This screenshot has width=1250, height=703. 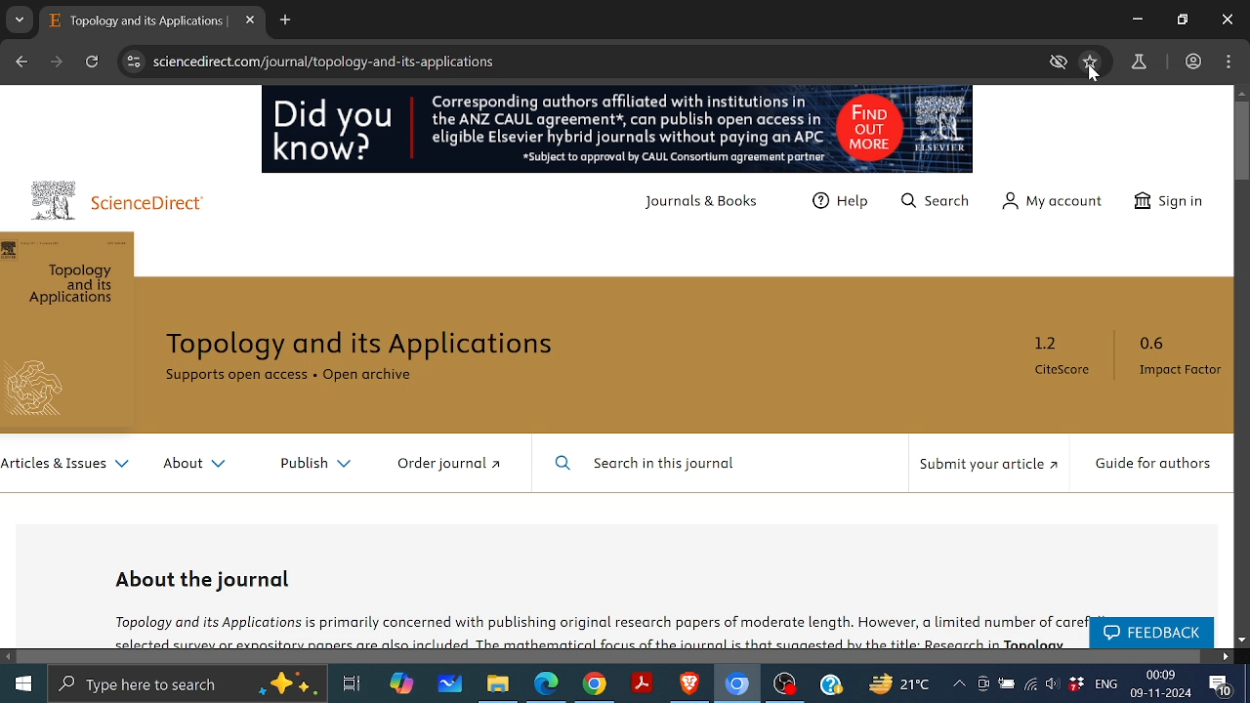 What do you see at coordinates (384, 379) in the screenshot?
I see `open archive` at bounding box center [384, 379].